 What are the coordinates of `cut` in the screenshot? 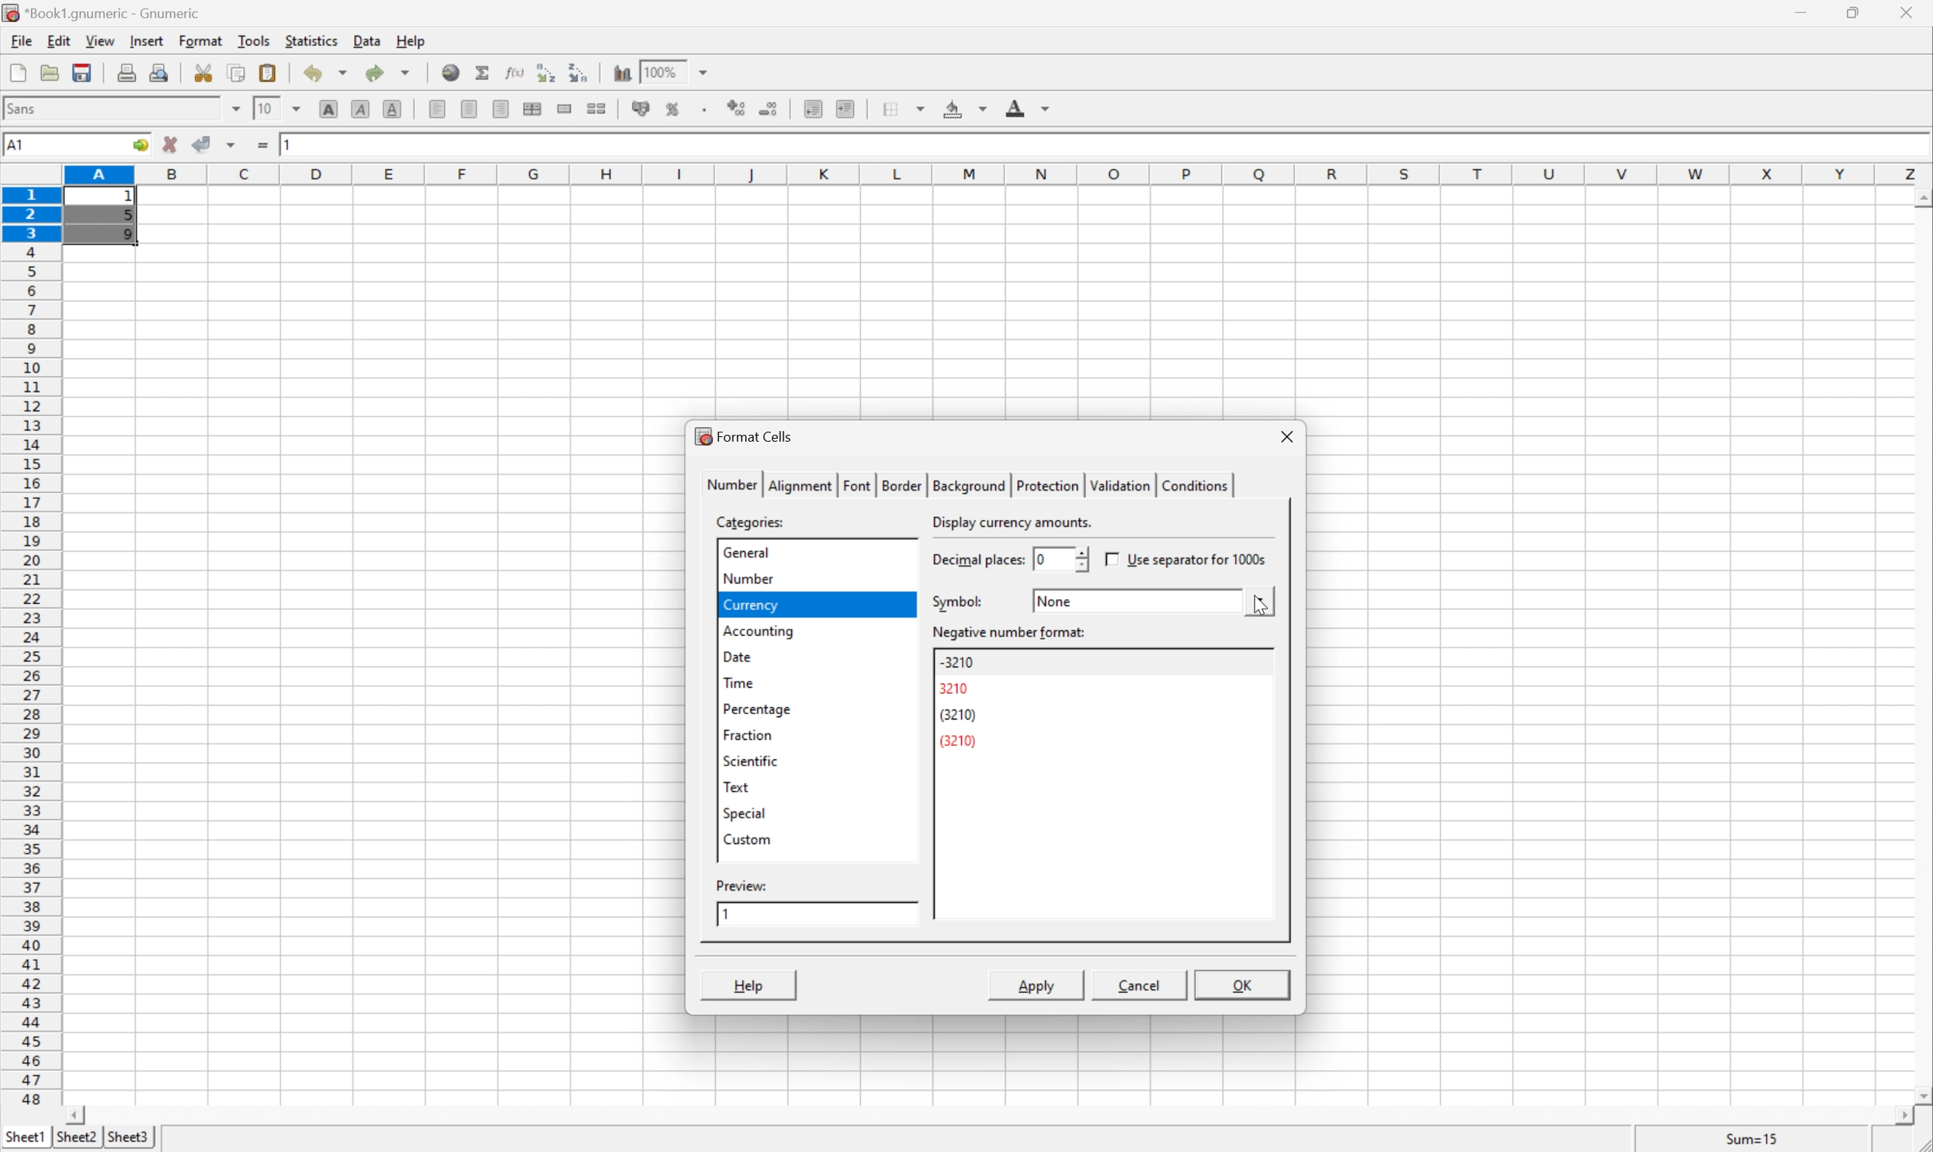 It's located at (203, 71).